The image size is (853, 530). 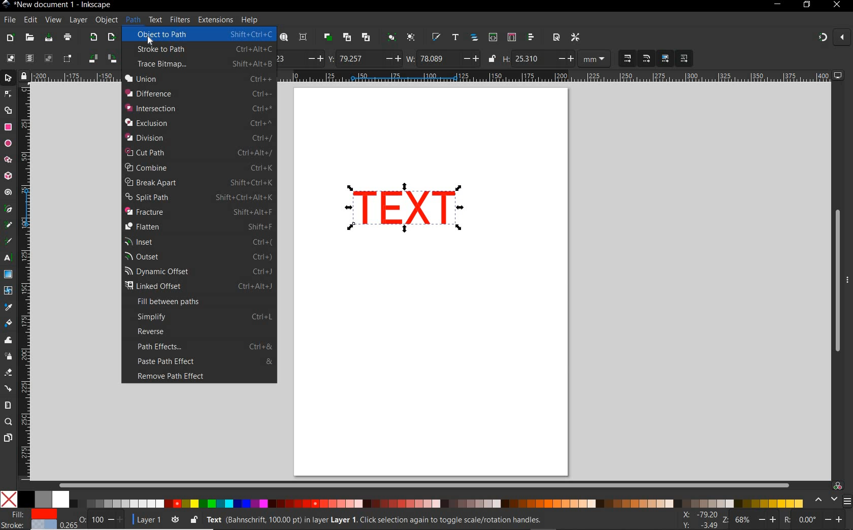 I want to click on OPEN PREFERENCES, so click(x=576, y=37).